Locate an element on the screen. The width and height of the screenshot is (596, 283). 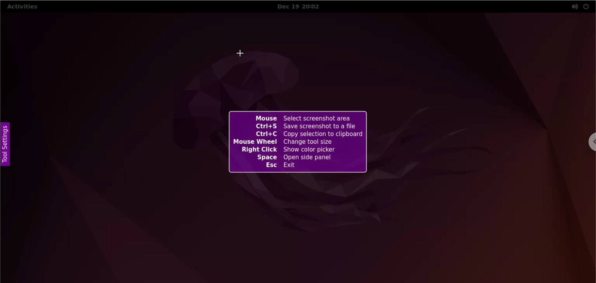
activities is located at coordinates (23, 8).